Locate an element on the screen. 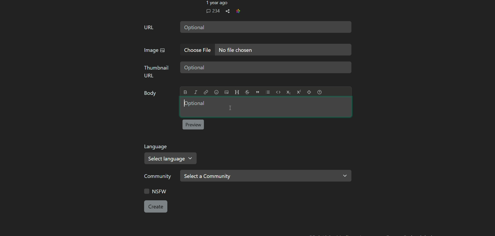  preview is located at coordinates (193, 125).